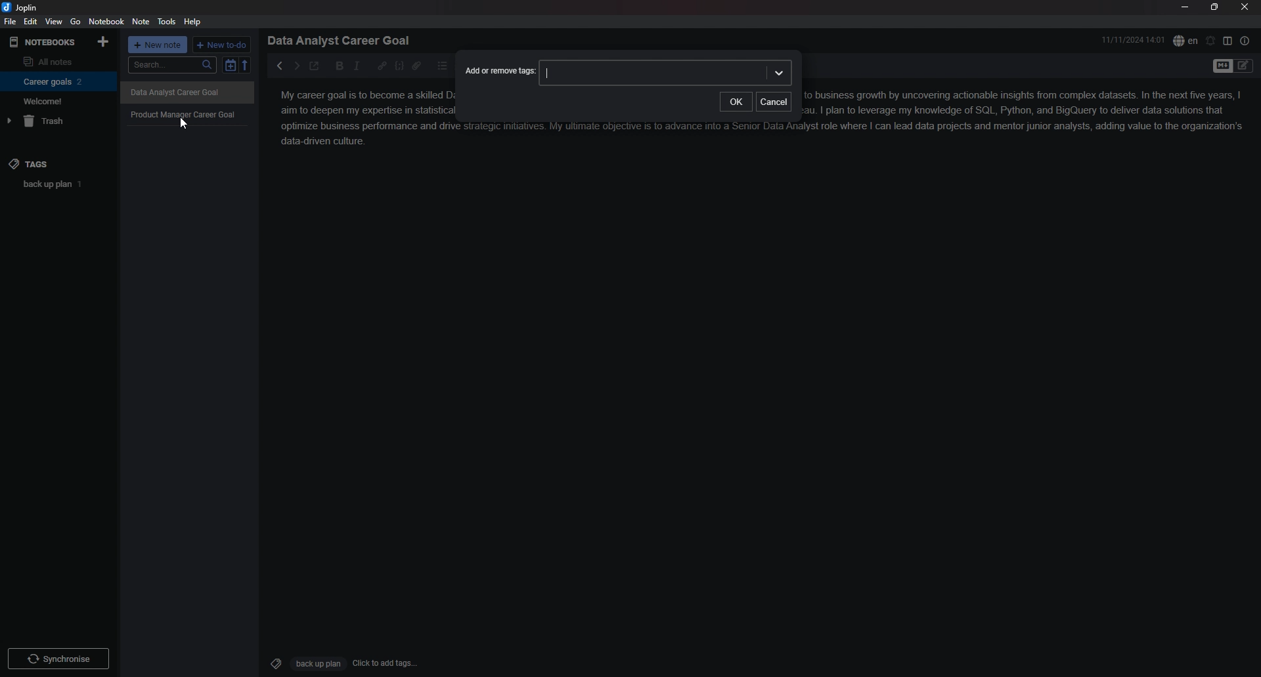  What do you see at coordinates (158, 45) in the screenshot?
I see `+ new note` at bounding box center [158, 45].